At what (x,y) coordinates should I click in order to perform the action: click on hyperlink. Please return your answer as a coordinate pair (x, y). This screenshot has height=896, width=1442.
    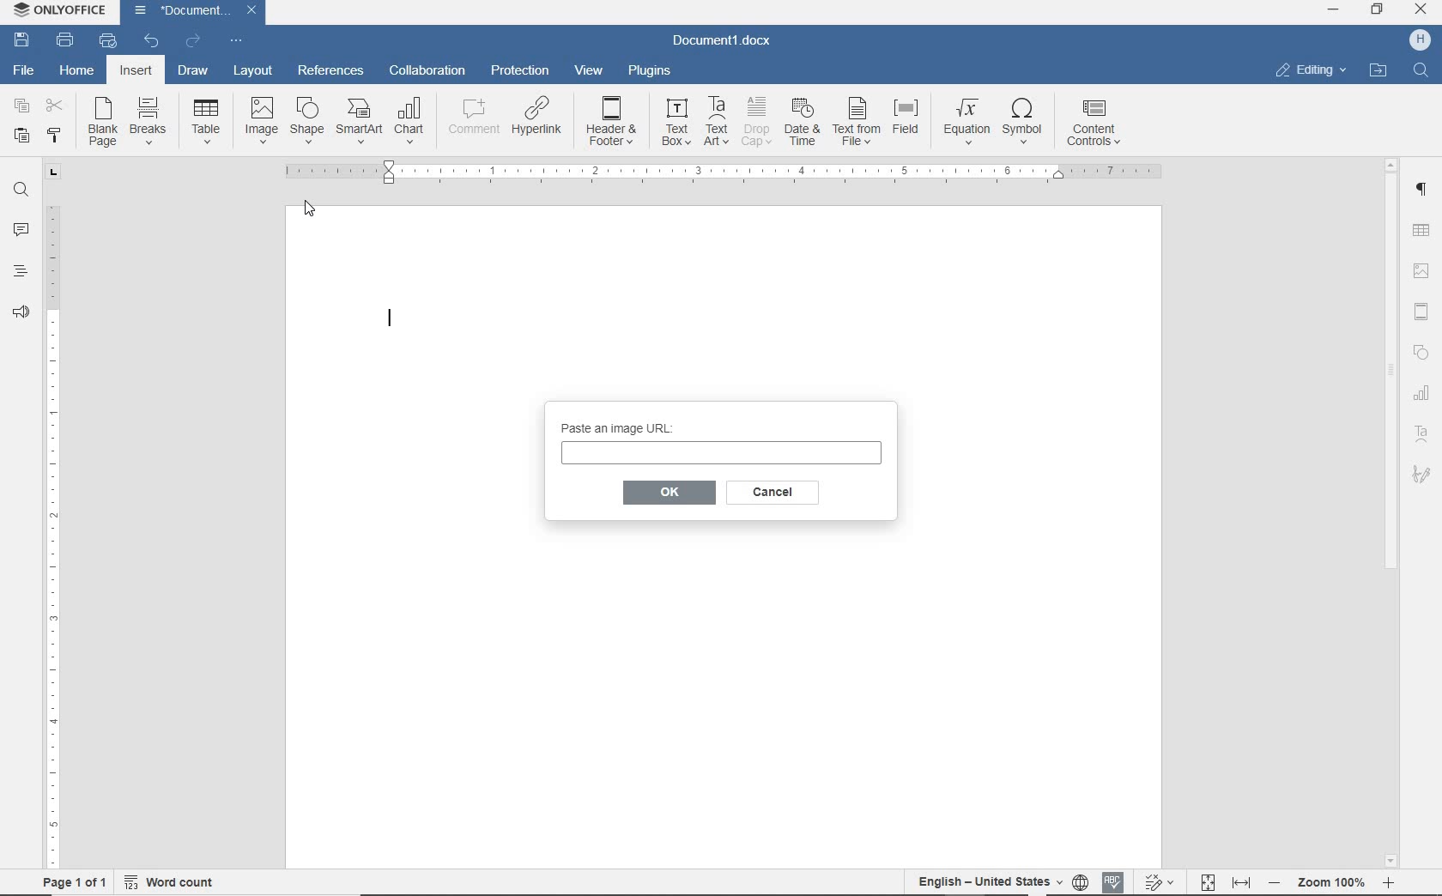
    Looking at the image, I should click on (536, 119).